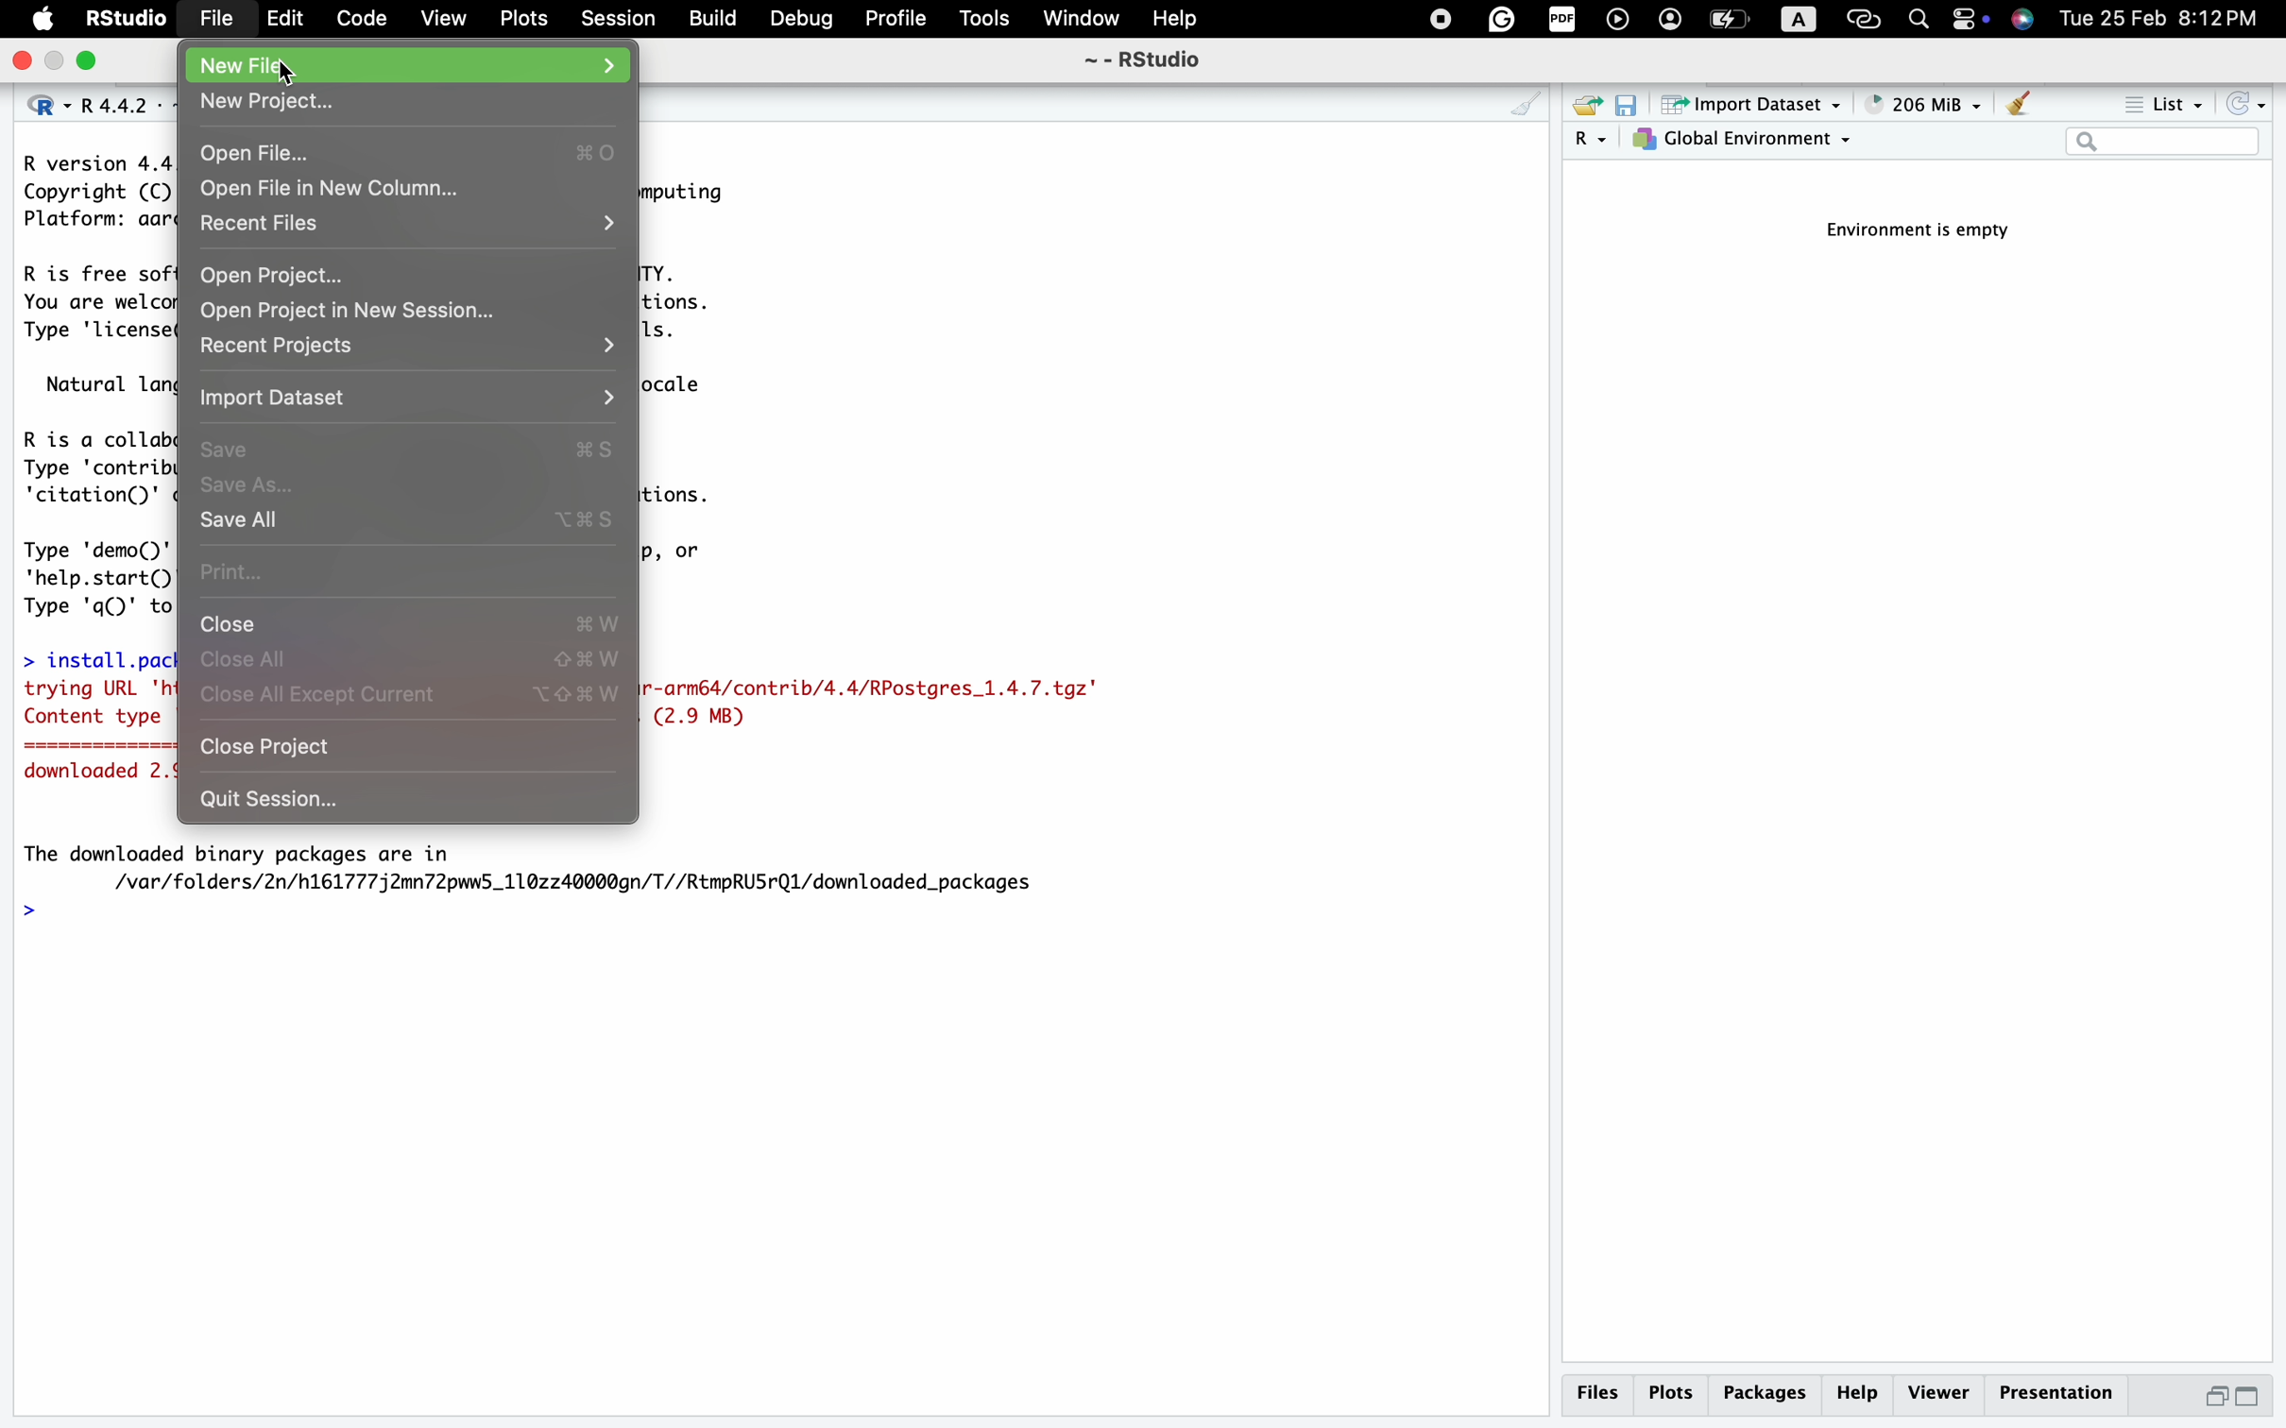  Describe the element at coordinates (94, 774) in the screenshot. I see `downloaded 2.9 MB` at that location.